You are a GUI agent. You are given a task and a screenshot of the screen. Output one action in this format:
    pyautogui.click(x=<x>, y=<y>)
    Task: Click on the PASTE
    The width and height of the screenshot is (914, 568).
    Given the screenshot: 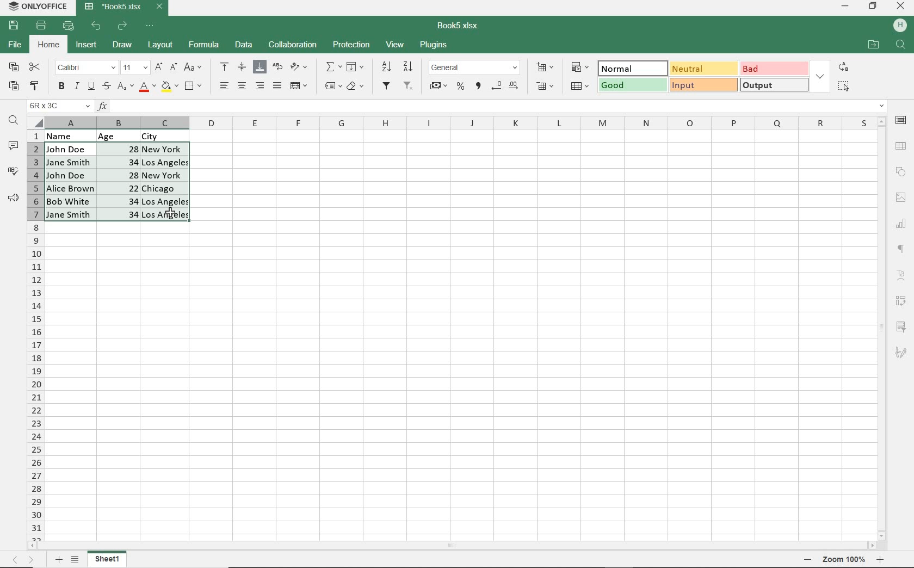 What is the action you would take?
    pyautogui.click(x=14, y=87)
    